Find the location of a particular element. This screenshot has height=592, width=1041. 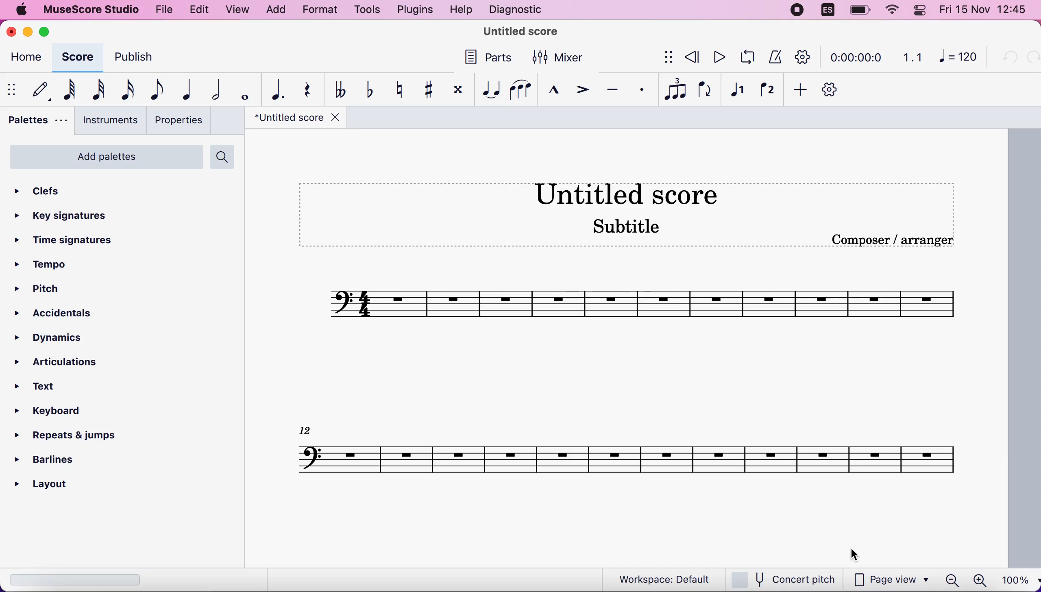

key signatures is located at coordinates (60, 214).